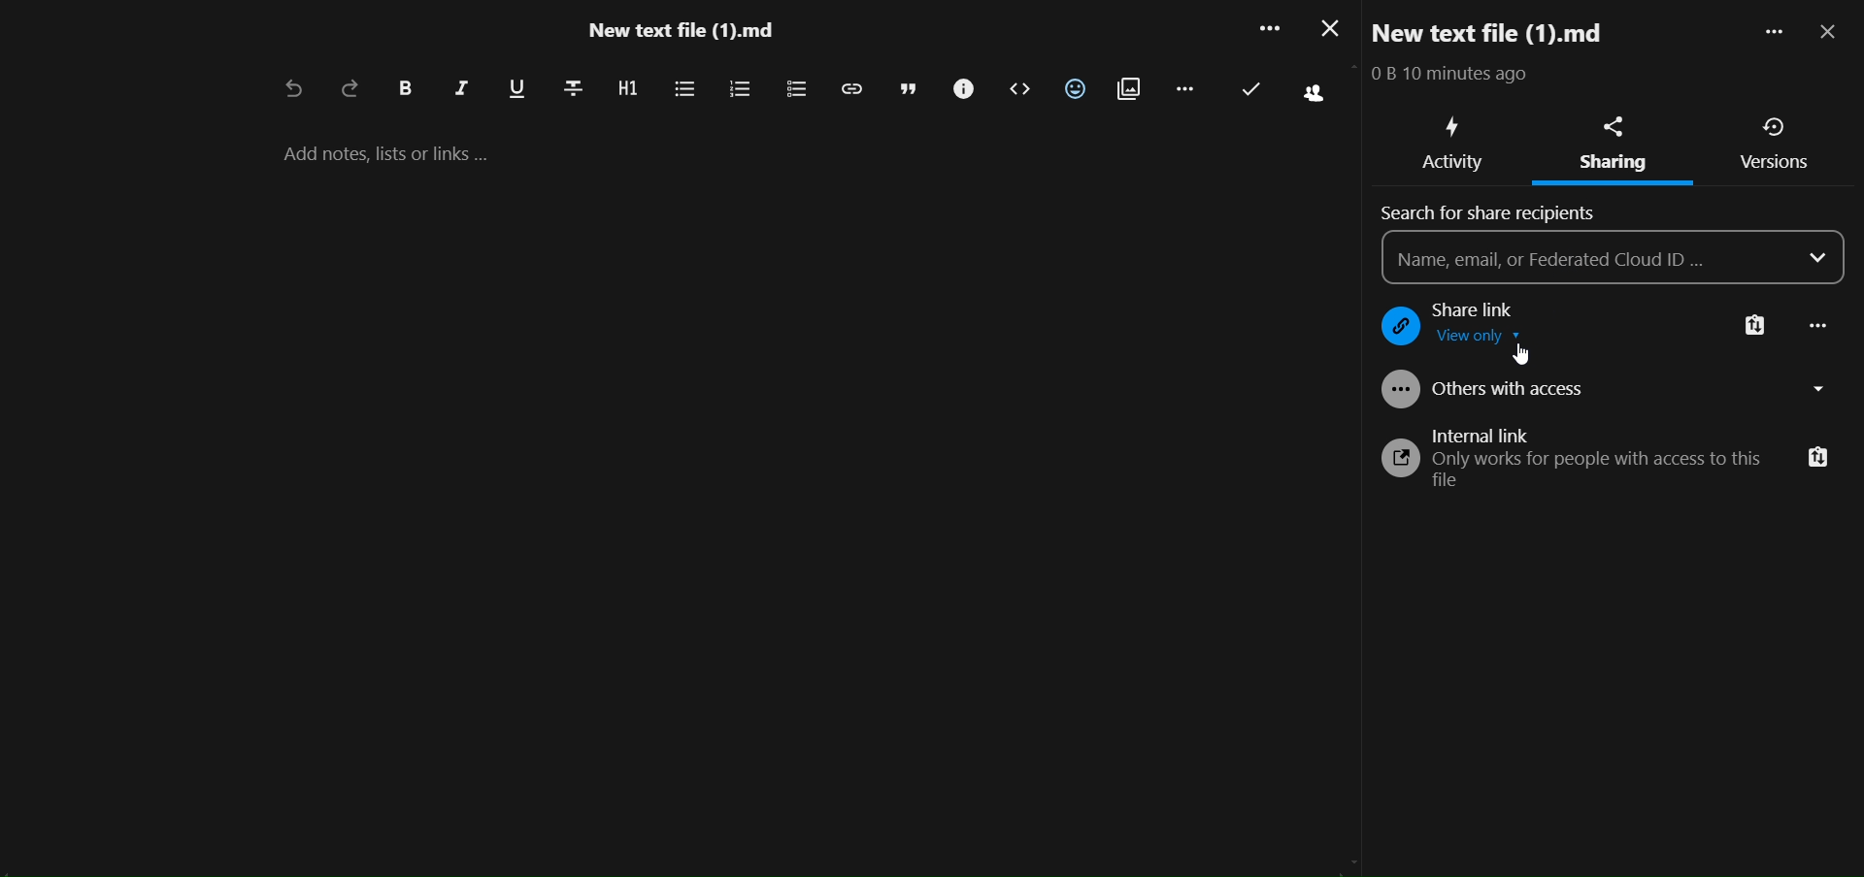  I want to click on last saved, so click(1252, 89).